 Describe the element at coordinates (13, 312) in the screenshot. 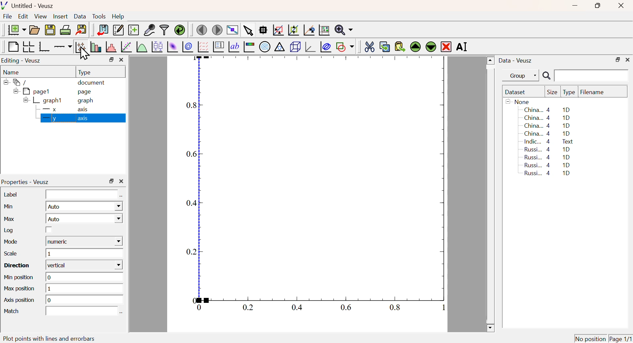

I see `Match` at that location.